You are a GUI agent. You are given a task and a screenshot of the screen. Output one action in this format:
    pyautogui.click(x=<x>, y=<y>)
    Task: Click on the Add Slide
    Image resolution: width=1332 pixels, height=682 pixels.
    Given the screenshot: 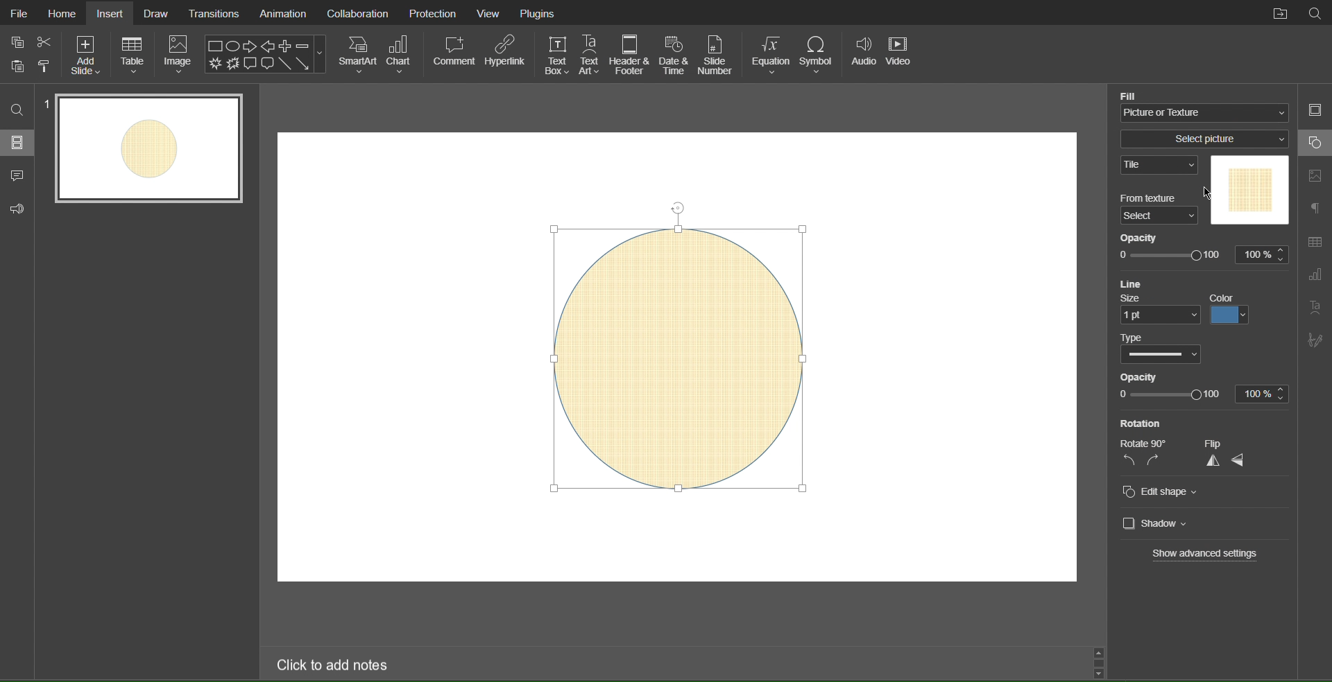 What is the action you would take?
    pyautogui.click(x=85, y=55)
    